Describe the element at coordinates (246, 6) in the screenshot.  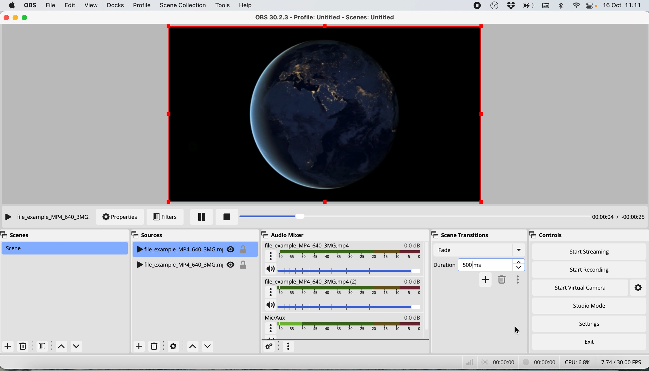
I see `help` at that location.